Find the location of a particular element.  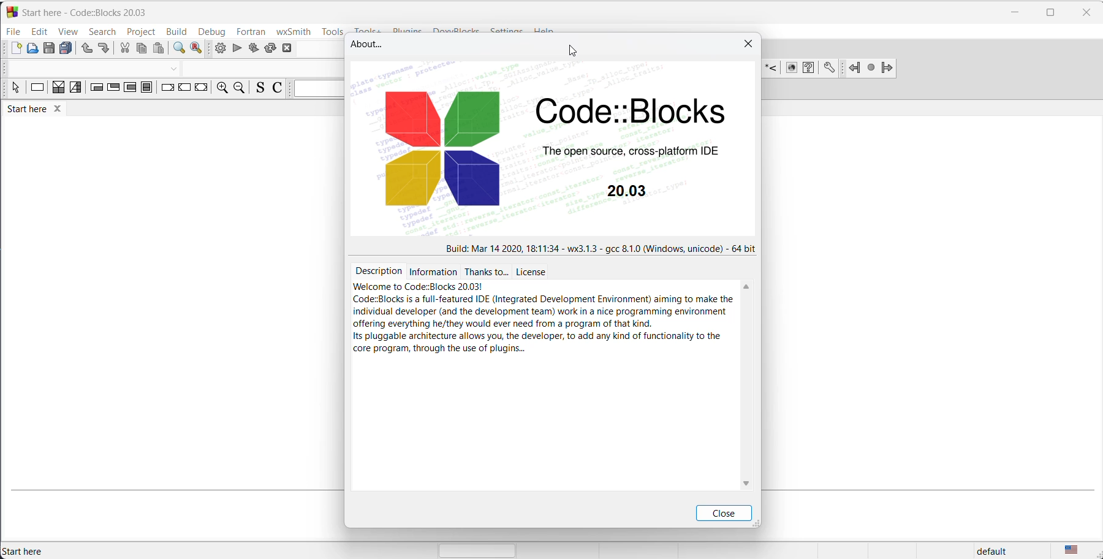

maximize is located at coordinates (1052, 11).